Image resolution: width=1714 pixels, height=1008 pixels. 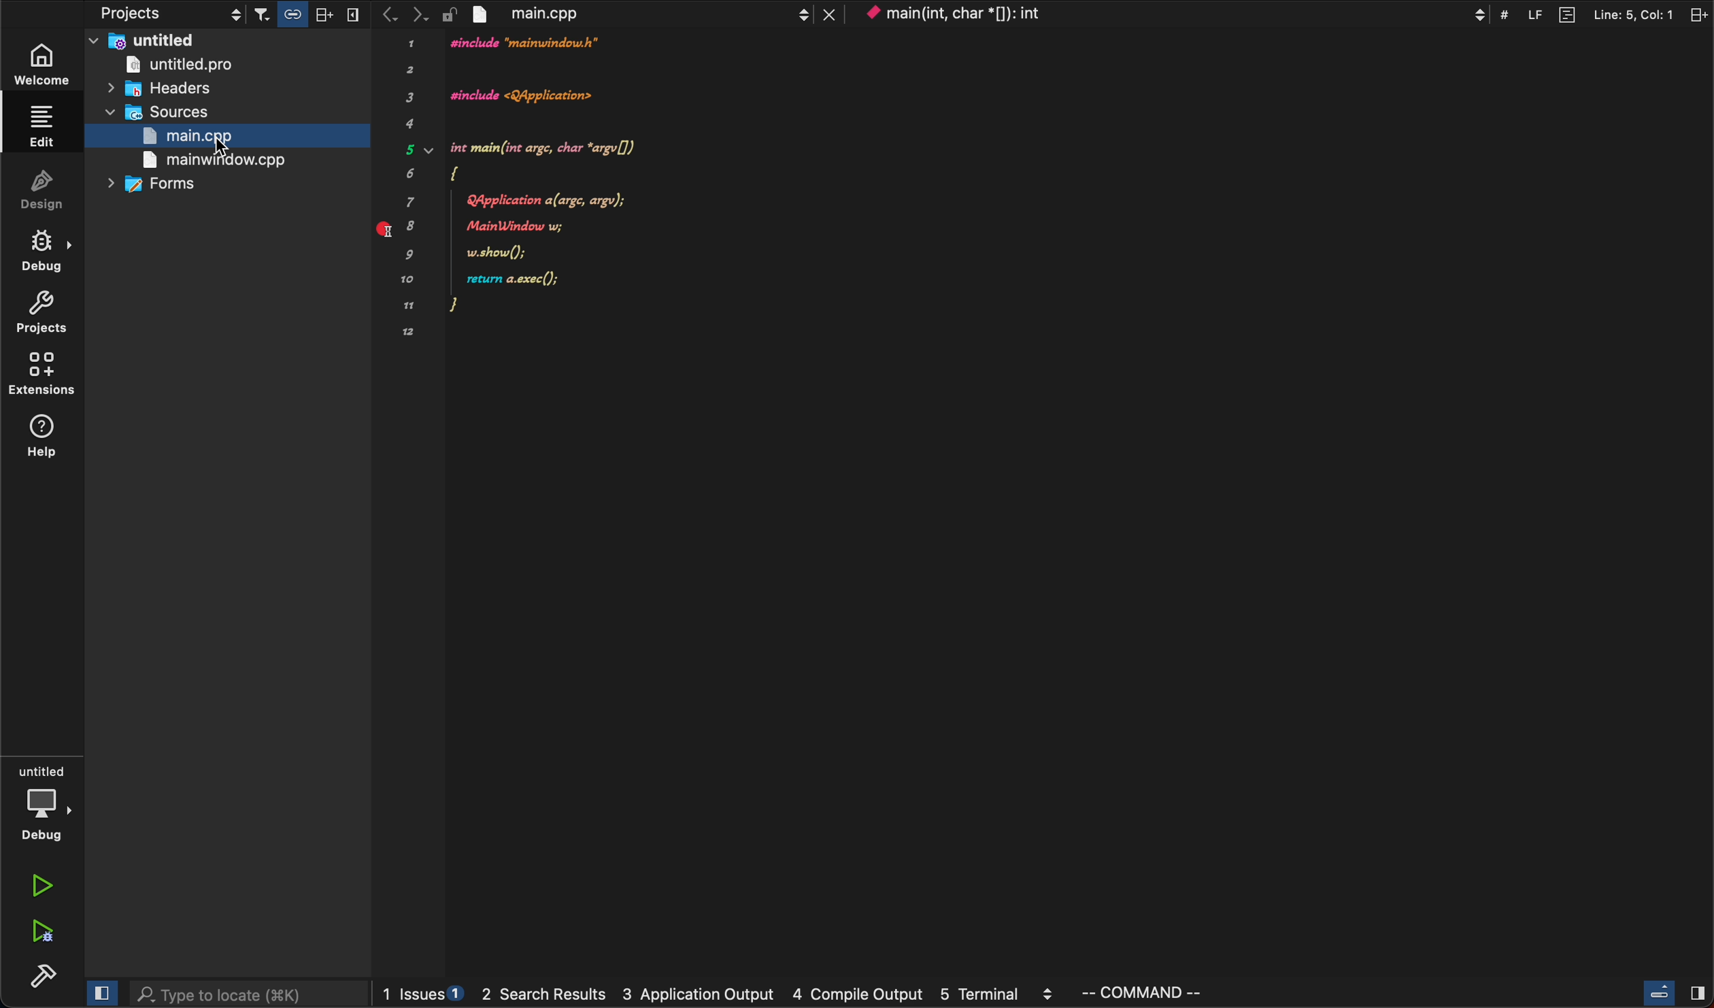 What do you see at coordinates (643, 15) in the screenshot?
I see `file tab` at bounding box center [643, 15].